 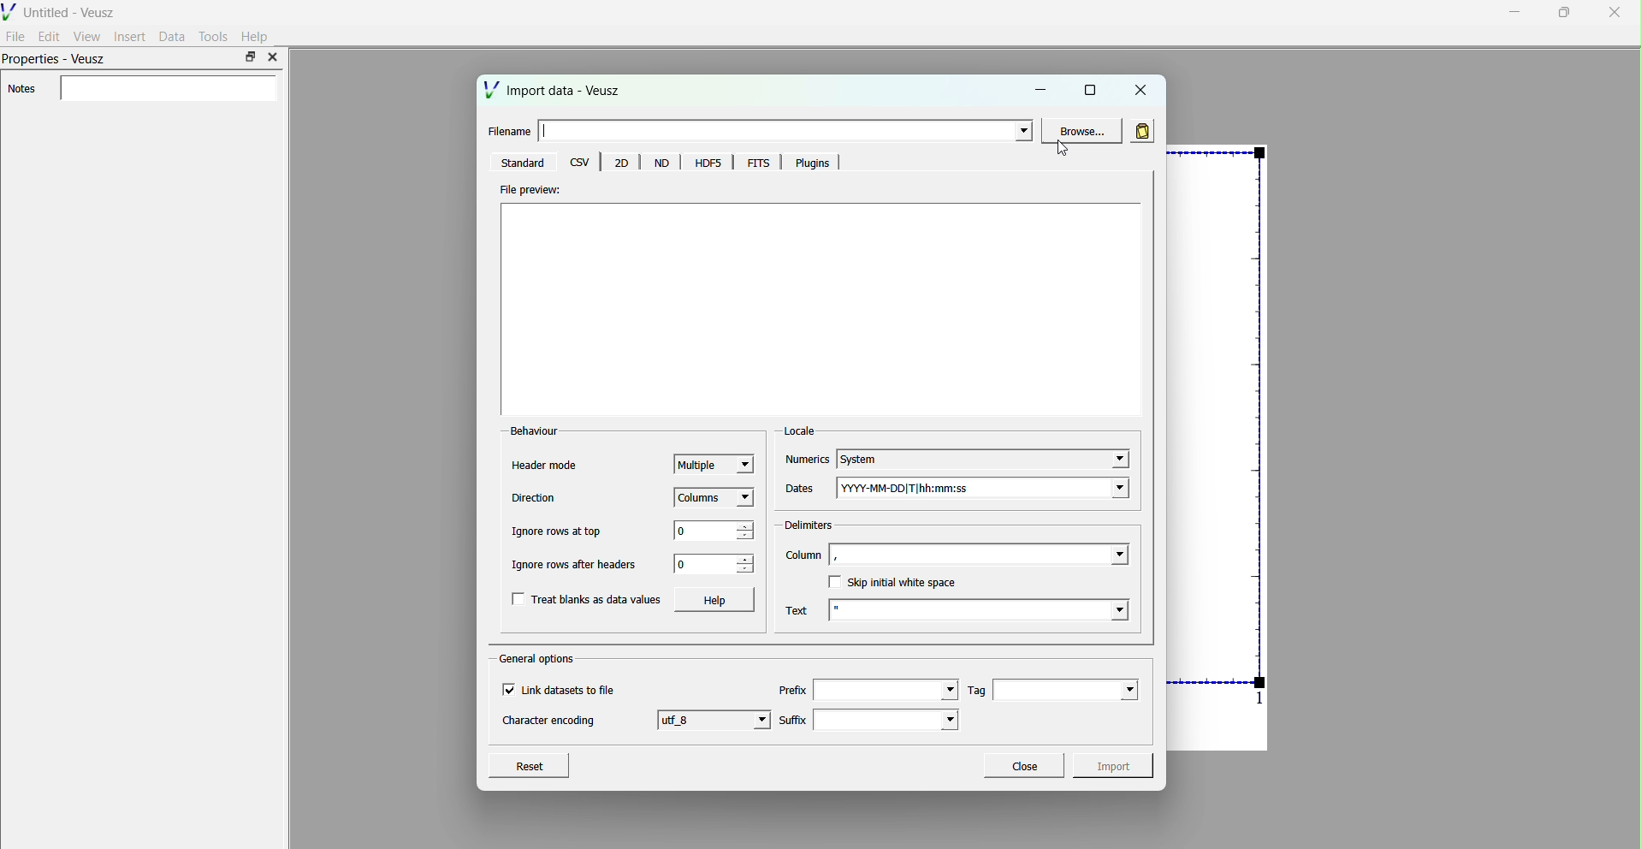 What do you see at coordinates (714, 462) in the screenshot?
I see `Multiple` at bounding box center [714, 462].